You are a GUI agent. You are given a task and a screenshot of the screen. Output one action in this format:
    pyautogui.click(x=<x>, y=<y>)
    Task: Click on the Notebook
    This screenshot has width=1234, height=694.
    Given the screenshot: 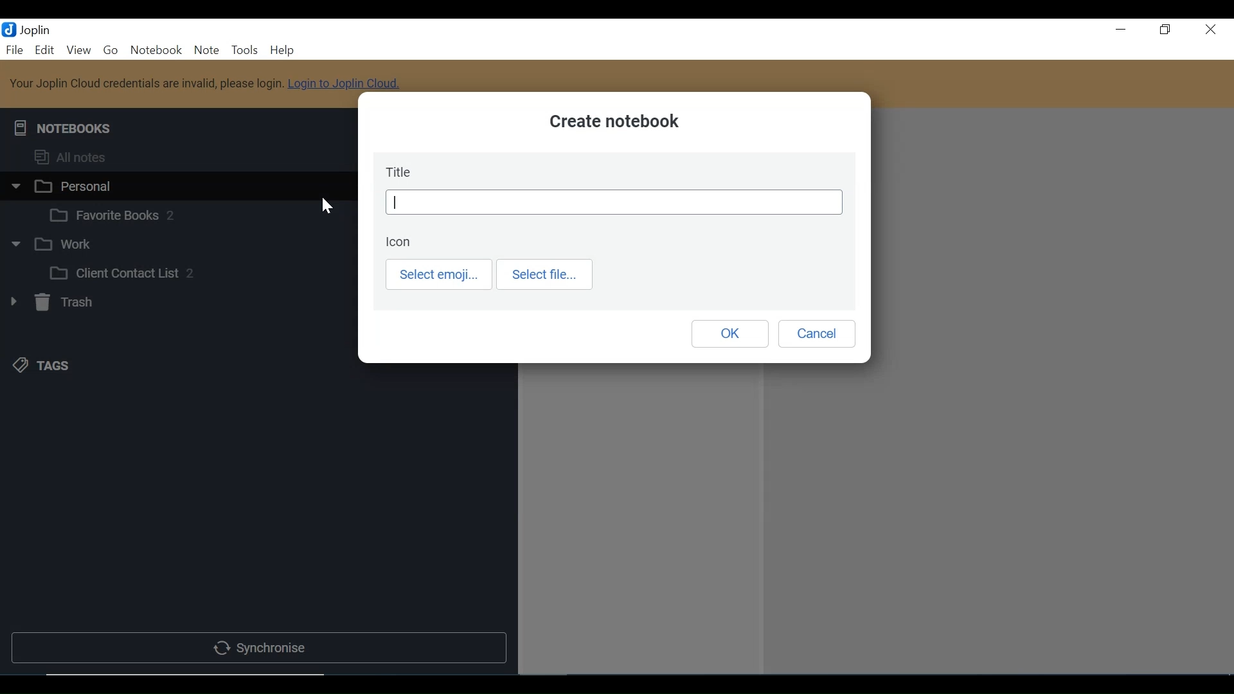 What is the action you would take?
    pyautogui.click(x=191, y=213)
    